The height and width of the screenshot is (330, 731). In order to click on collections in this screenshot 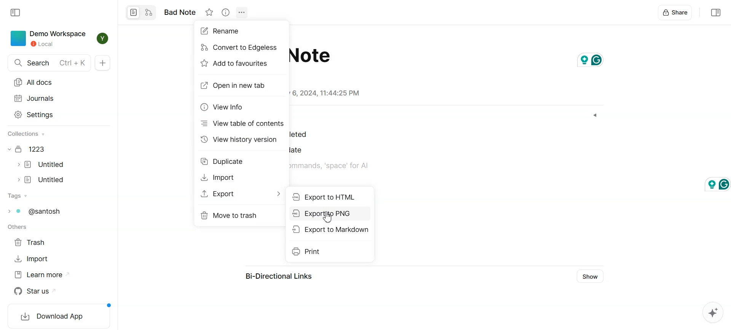, I will do `click(27, 134)`.